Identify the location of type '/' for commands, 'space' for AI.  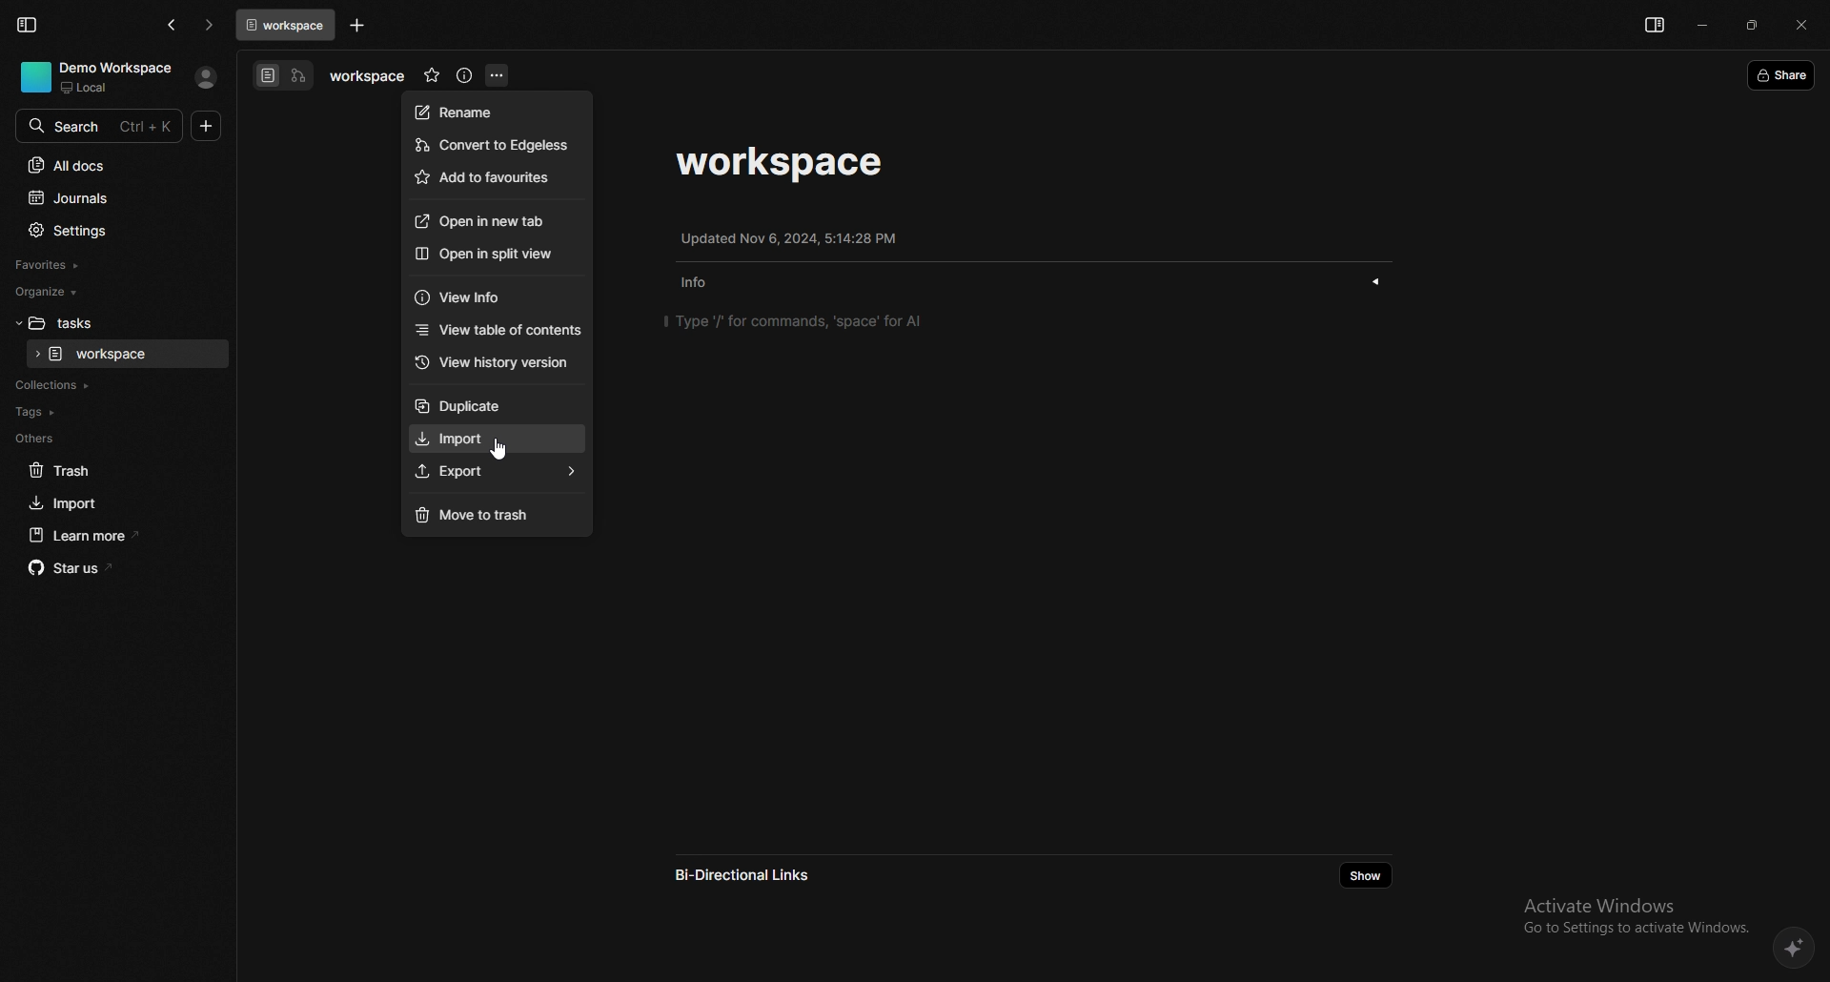
(795, 320).